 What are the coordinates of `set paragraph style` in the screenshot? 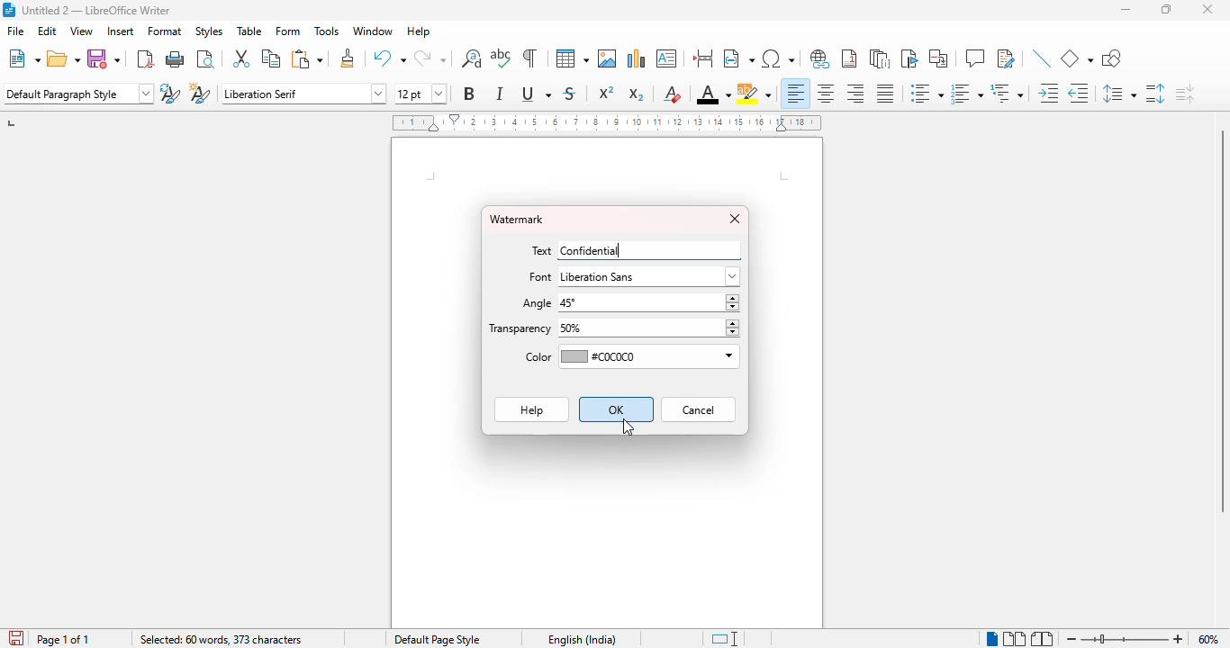 It's located at (78, 94).